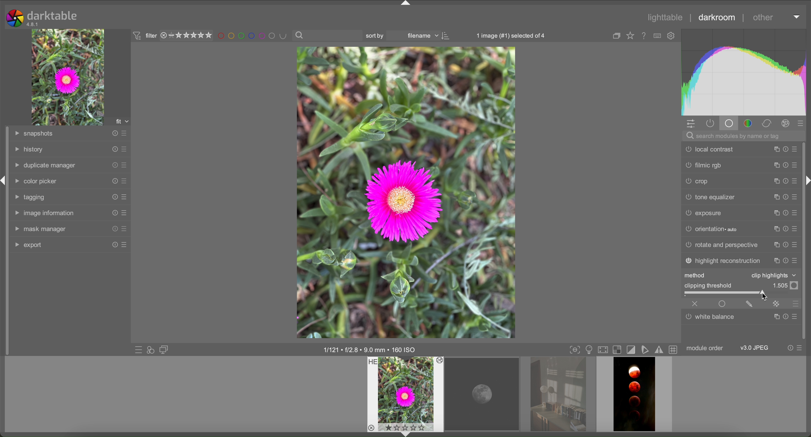 This screenshot has width=811, height=437. I want to click on exposure, so click(703, 213).